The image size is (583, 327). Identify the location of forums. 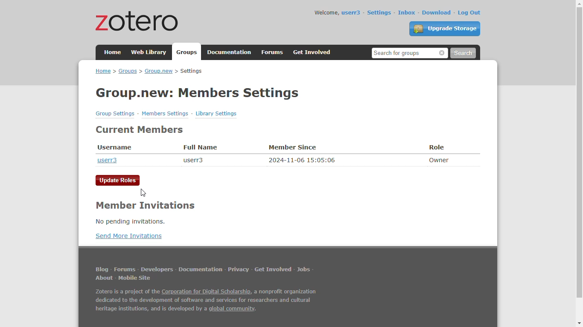
(125, 269).